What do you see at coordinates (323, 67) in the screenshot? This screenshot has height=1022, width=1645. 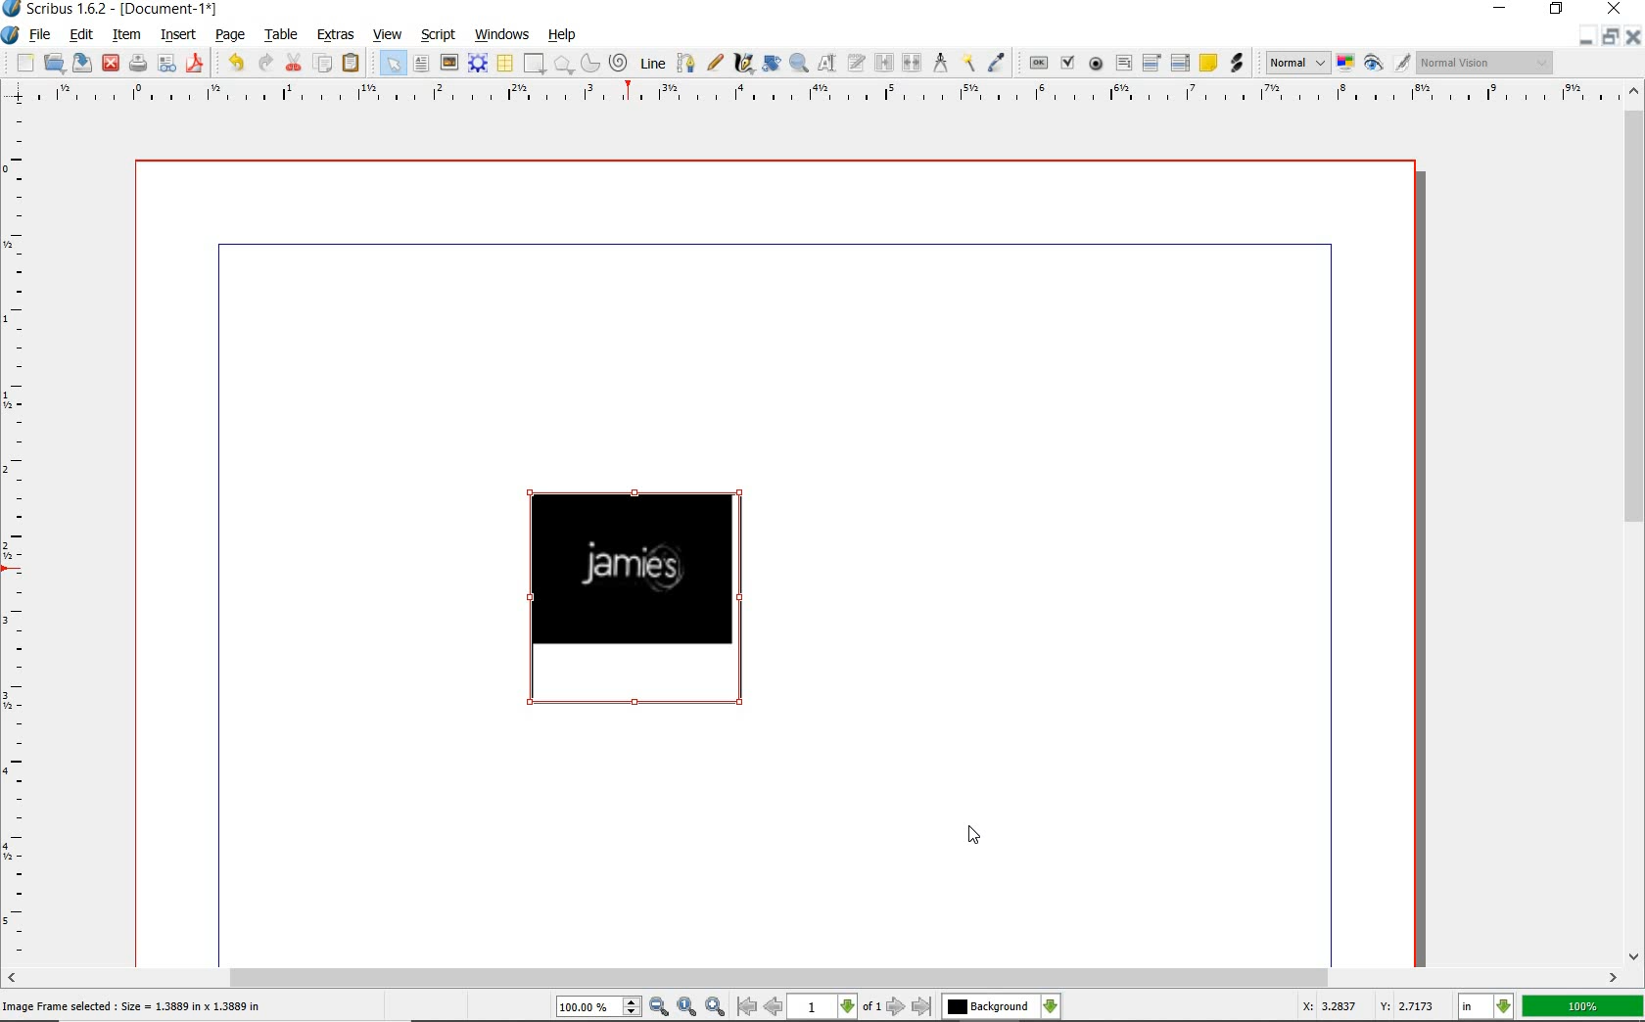 I see `COPY` at bounding box center [323, 67].